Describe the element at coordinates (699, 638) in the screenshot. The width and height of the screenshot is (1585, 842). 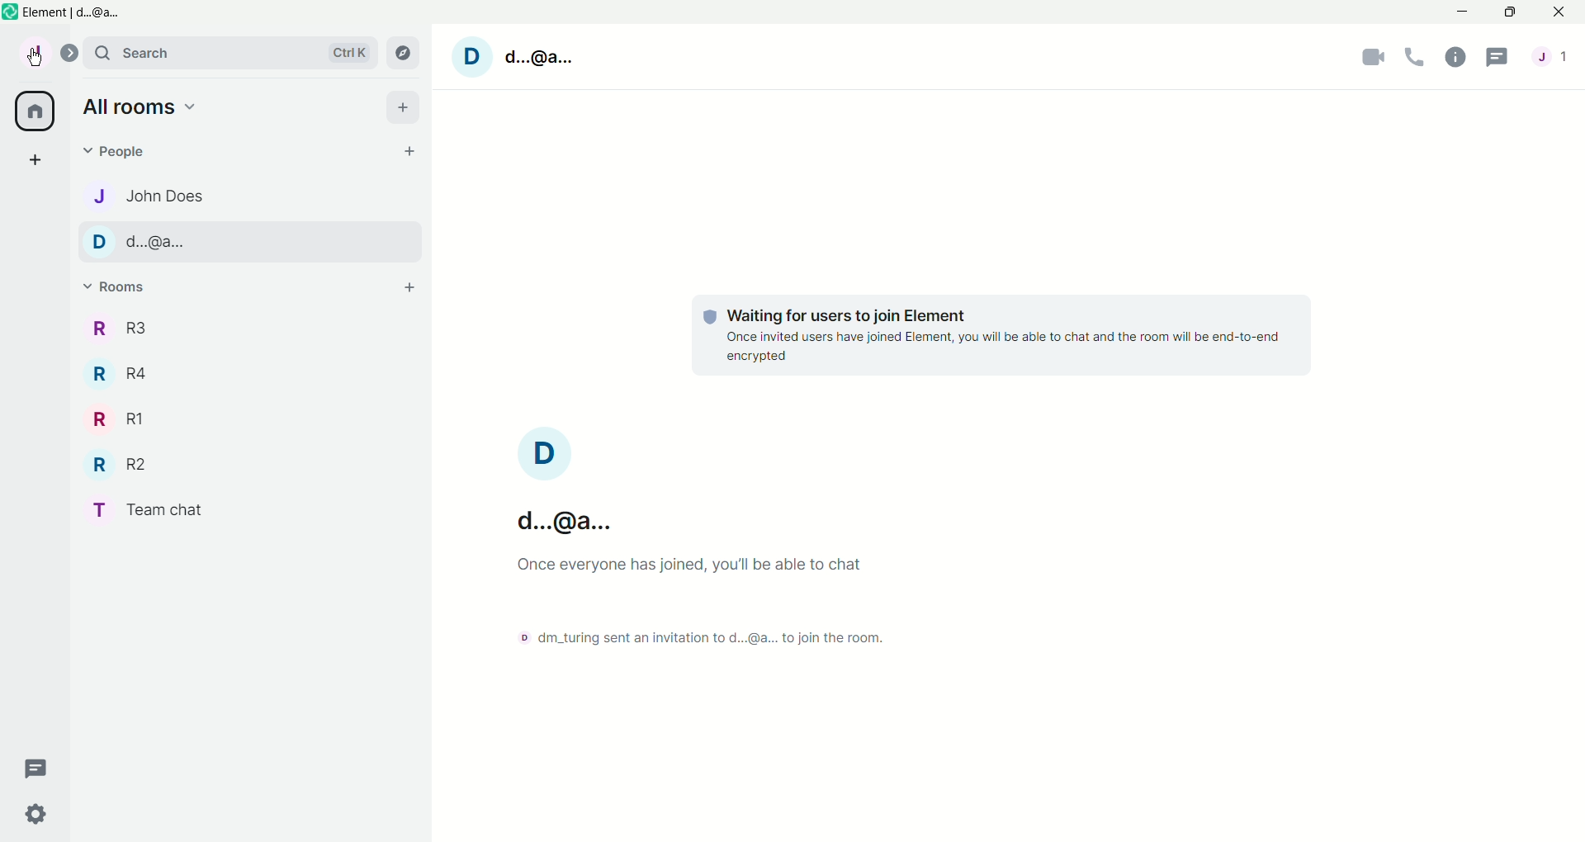
I see `dm_turing sent an invitation to d...@a... to join the room.` at that location.